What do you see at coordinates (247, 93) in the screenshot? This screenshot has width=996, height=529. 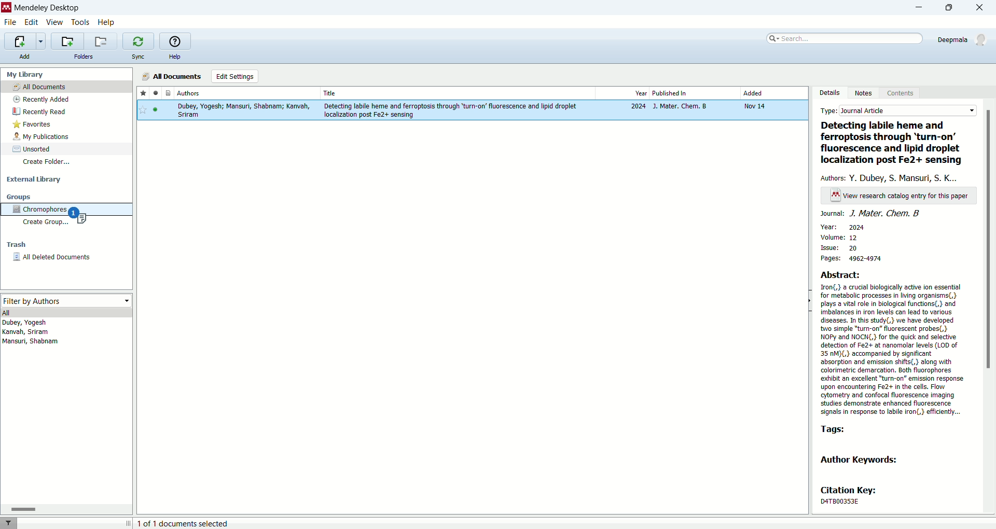 I see `authors` at bounding box center [247, 93].